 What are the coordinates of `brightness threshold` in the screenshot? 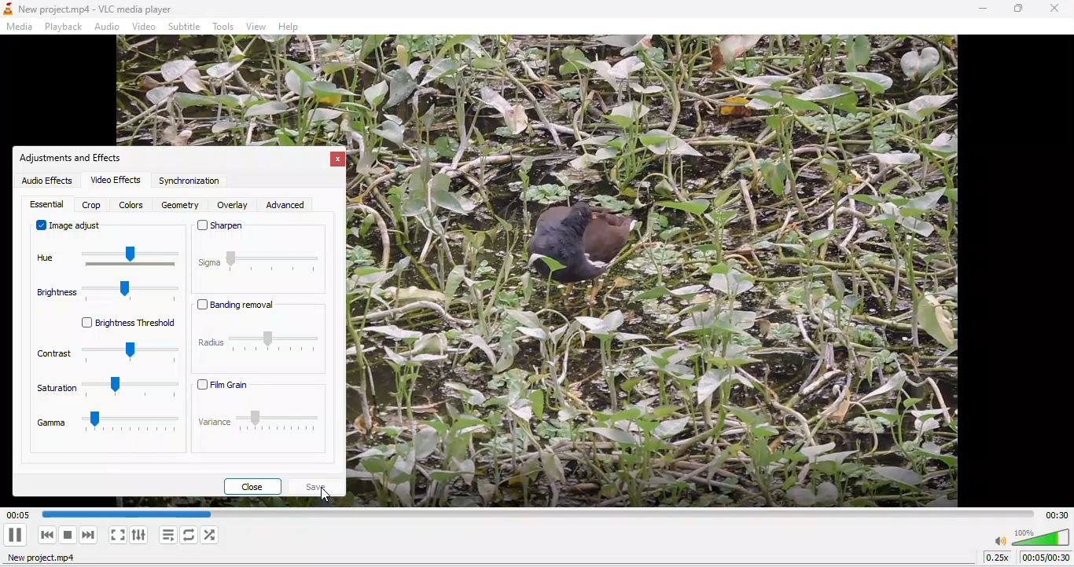 It's located at (117, 324).